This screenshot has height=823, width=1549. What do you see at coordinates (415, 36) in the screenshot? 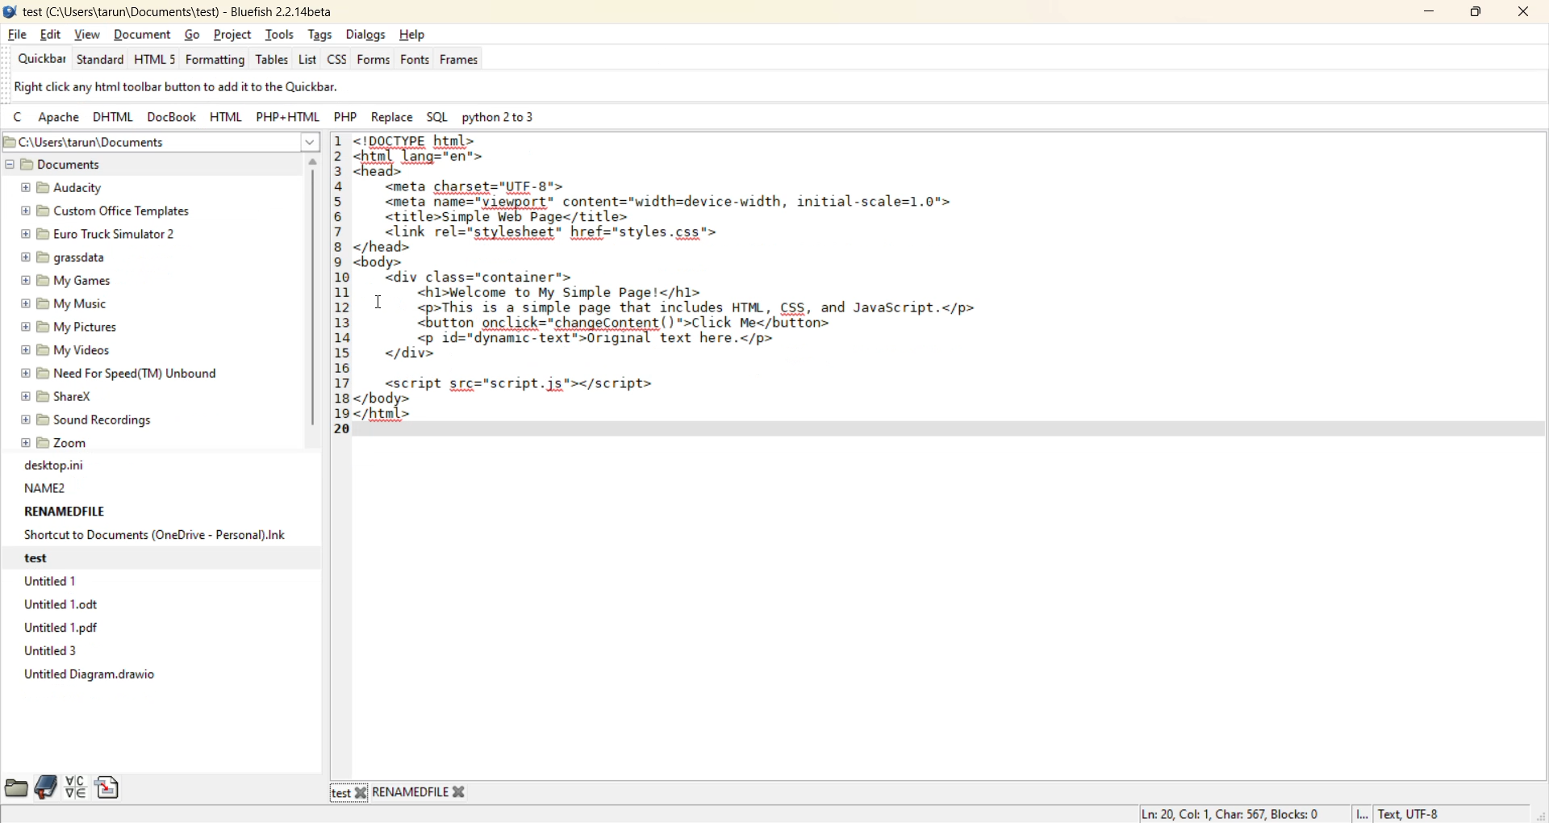
I see `help` at bounding box center [415, 36].